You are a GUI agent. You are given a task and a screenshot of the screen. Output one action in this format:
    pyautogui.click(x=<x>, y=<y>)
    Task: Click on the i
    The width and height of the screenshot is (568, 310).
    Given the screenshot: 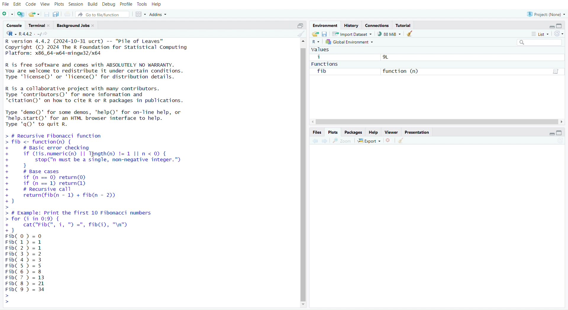 What is the action you would take?
    pyautogui.click(x=319, y=57)
    